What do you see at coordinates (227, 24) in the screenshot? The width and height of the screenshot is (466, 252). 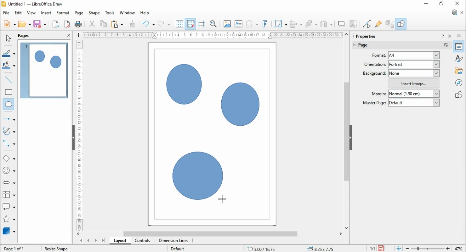 I see `insert image` at bounding box center [227, 24].